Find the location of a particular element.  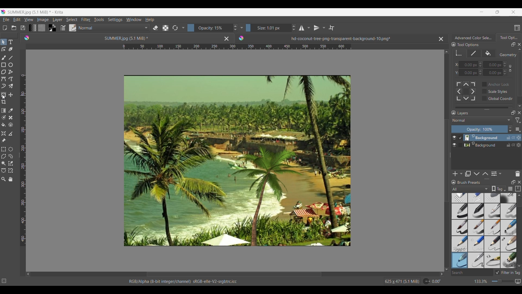

Lock layer is located at coordinates (508, 137).